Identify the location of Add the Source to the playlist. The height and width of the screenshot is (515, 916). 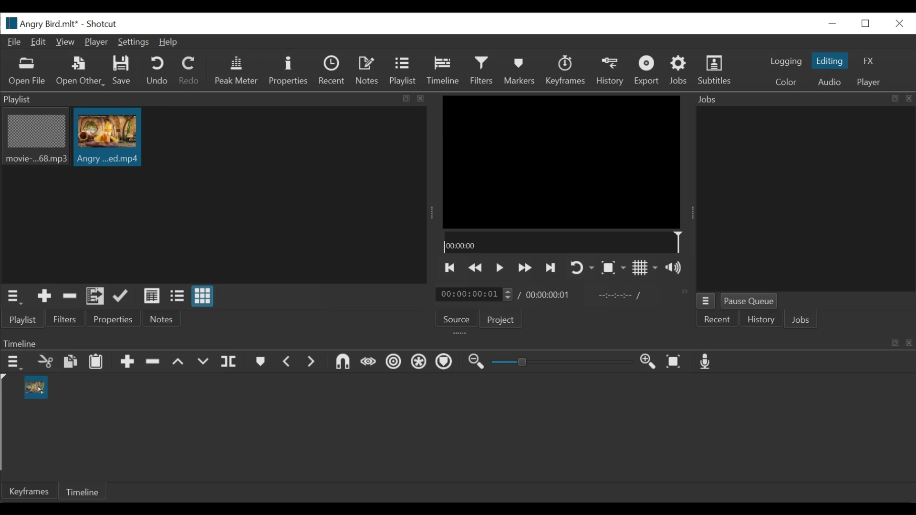
(45, 298).